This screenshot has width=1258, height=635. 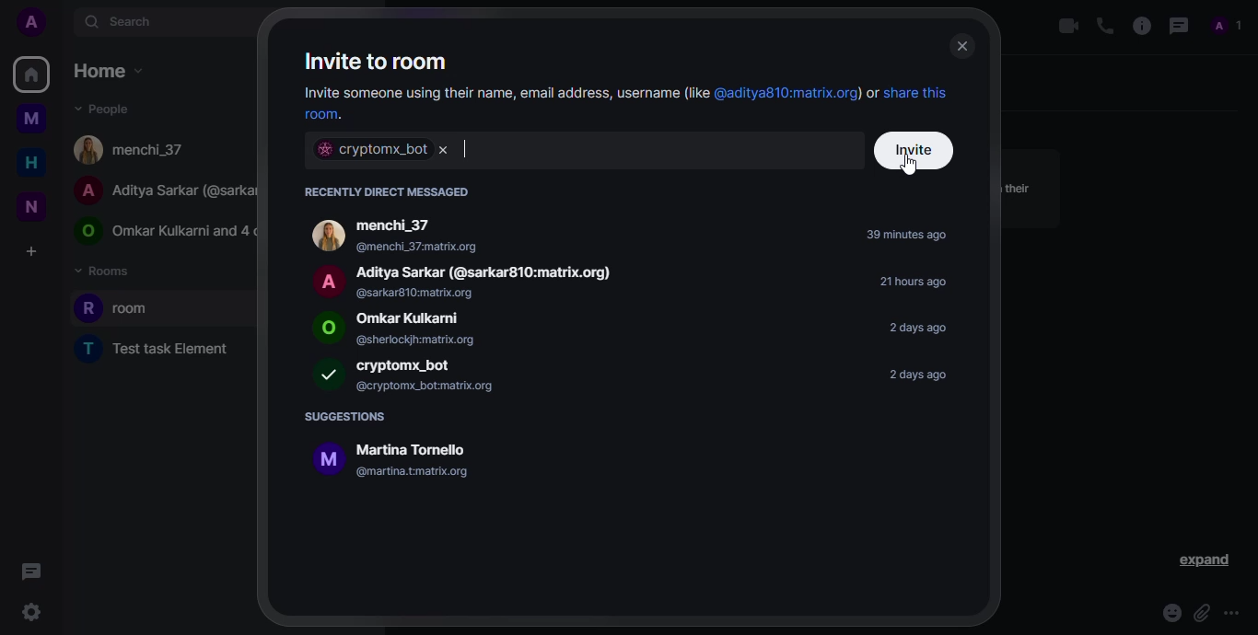 I want to click on @sarkar810:matrix.org, so click(x=423, y=293).